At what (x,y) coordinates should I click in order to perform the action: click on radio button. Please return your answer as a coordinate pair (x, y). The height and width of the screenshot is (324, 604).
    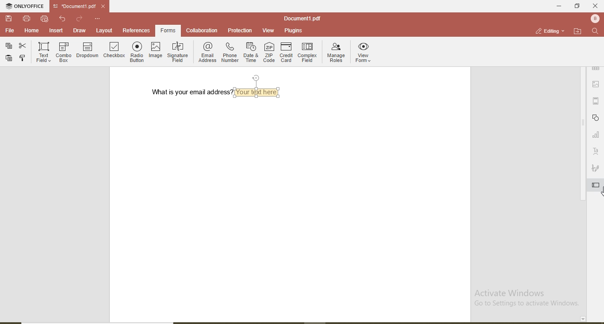
    Looking at the image, I should click on (137, 52).